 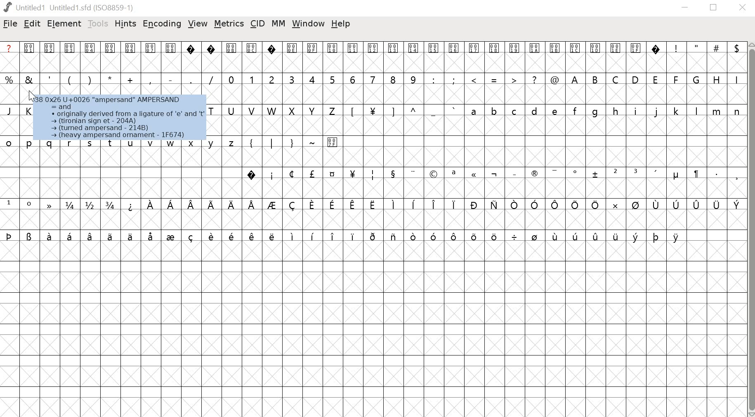 What do you see at coordinates (11, 24) in the screenshot?
I see `file` at bounding box center [11, 24].